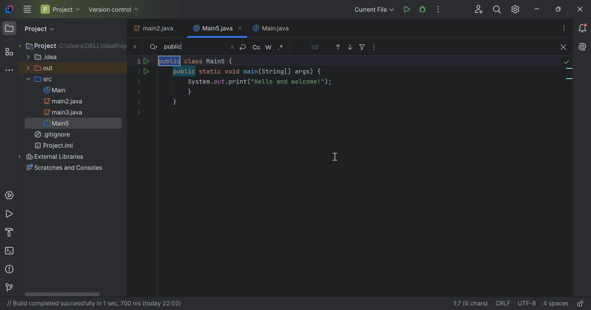 The width and height of the screenshot is (591, 310). Describe the element at coordinates (351, 48) in the screenshot. I see `Next Occurrence` at that location.